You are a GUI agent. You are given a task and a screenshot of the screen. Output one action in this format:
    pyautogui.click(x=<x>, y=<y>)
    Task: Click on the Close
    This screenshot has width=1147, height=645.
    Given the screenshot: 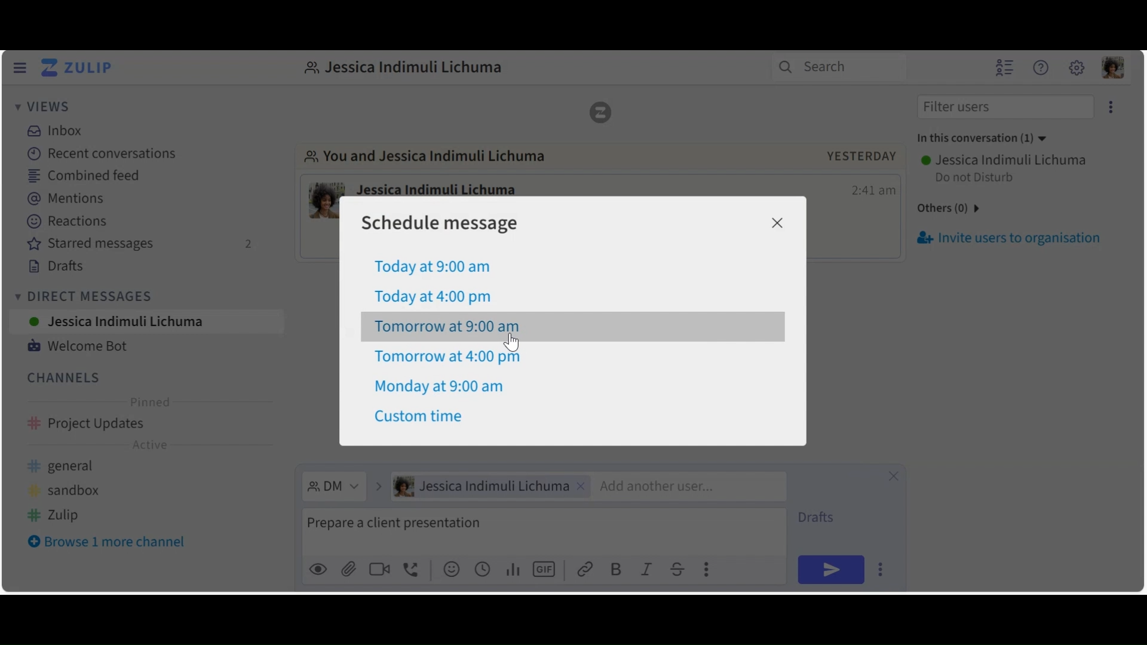 What is the action you would take?
    pyautogui.click(x=893, y=475)
    